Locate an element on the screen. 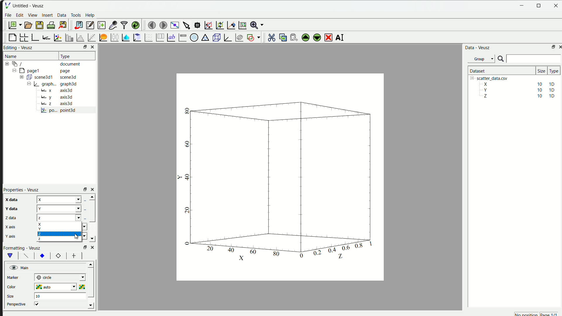  View is located at coordinates (32, 15).